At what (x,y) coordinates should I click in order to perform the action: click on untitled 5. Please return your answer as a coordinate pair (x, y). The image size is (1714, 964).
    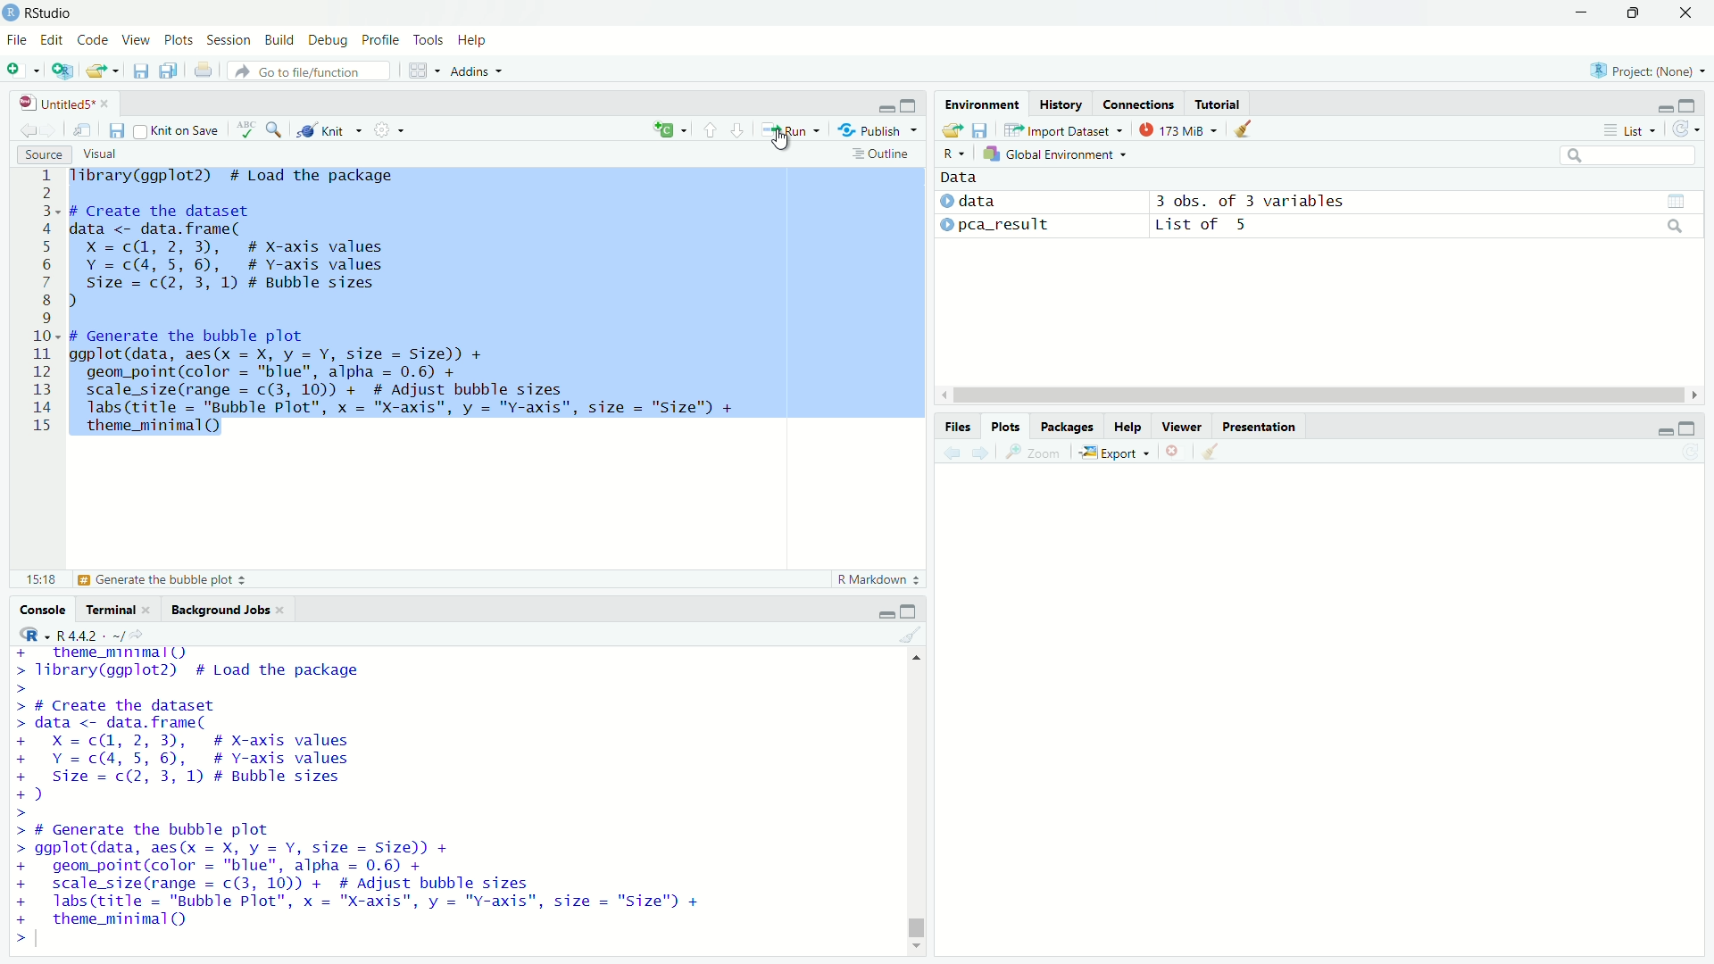
    Looking at the image, I should click on (60, 104).